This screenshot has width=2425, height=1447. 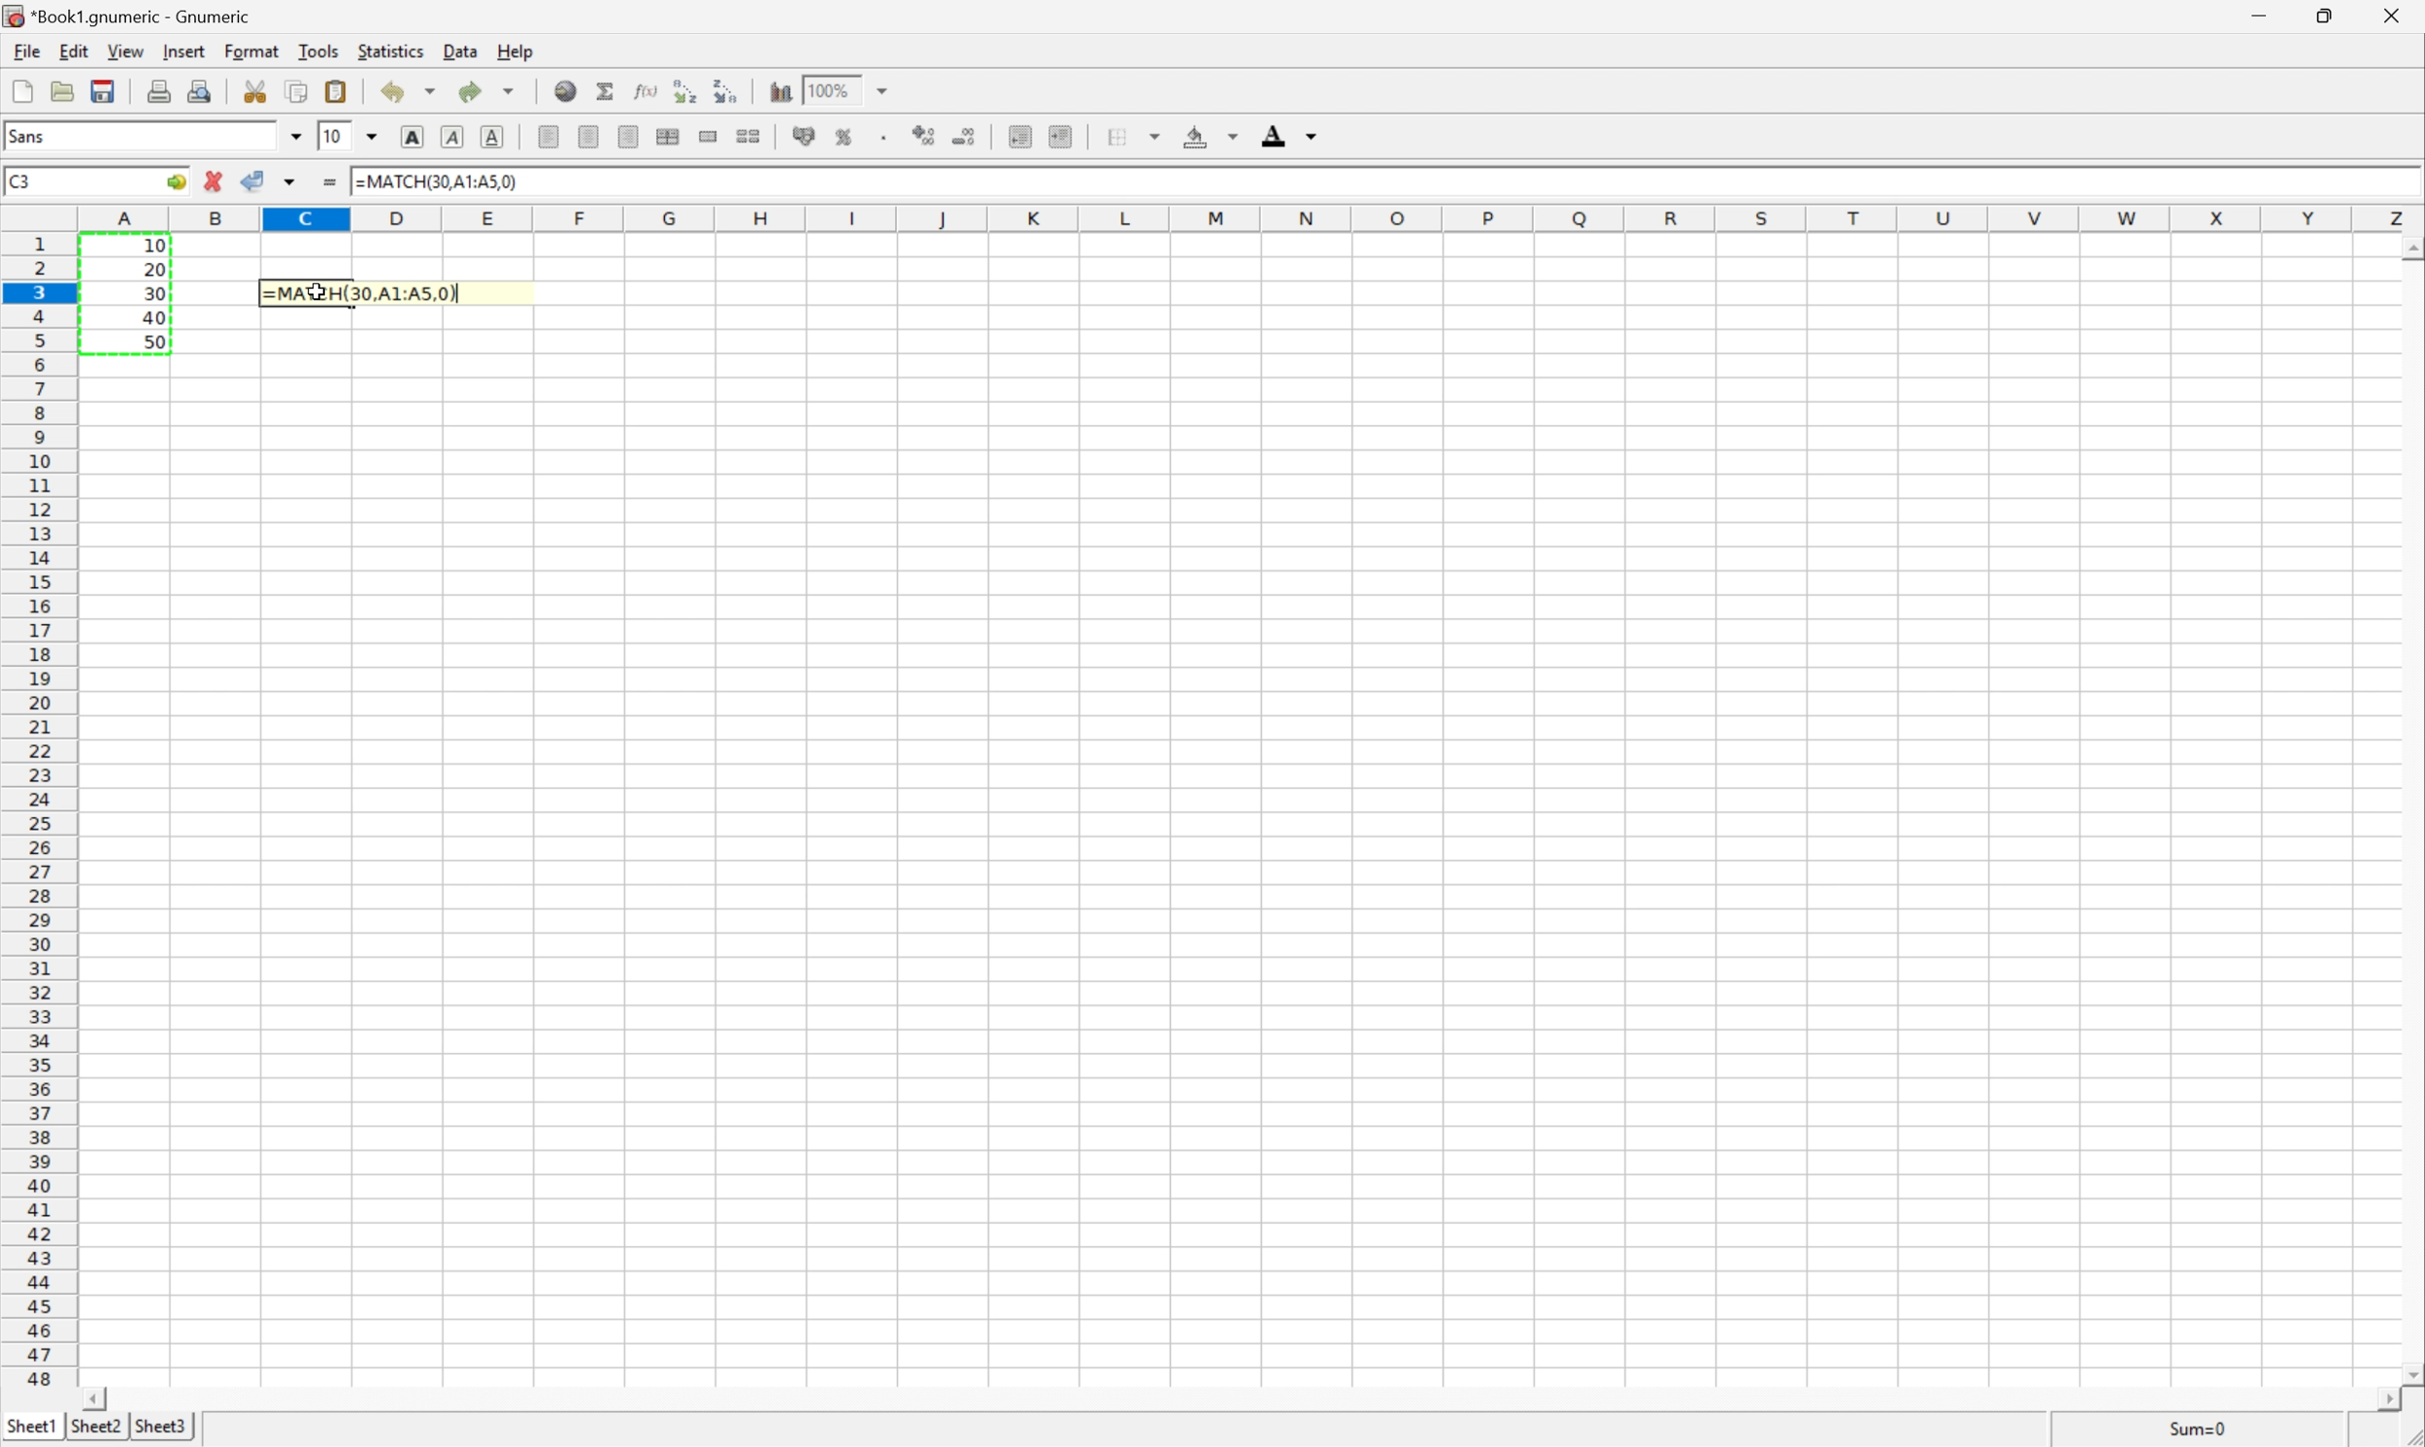 I want to click on Set the format of the selected cells to include a thousands separator, so click(x=883, y=135).